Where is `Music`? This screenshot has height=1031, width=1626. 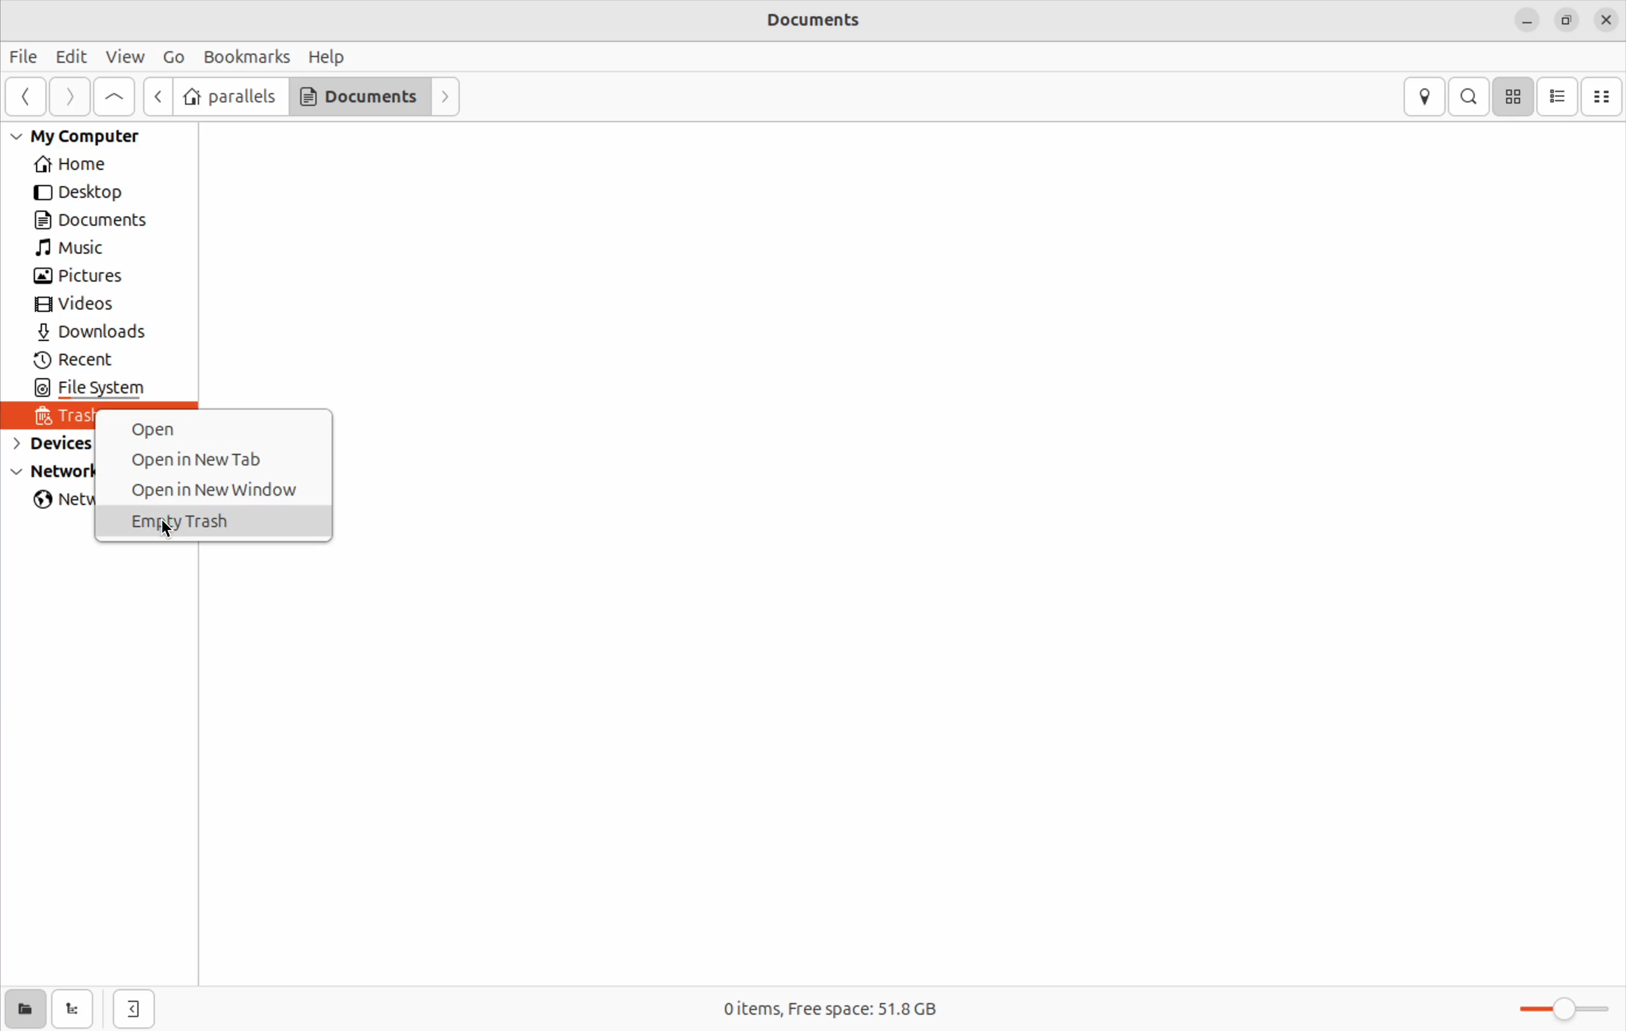
Music is located at coordinates (94, 249).